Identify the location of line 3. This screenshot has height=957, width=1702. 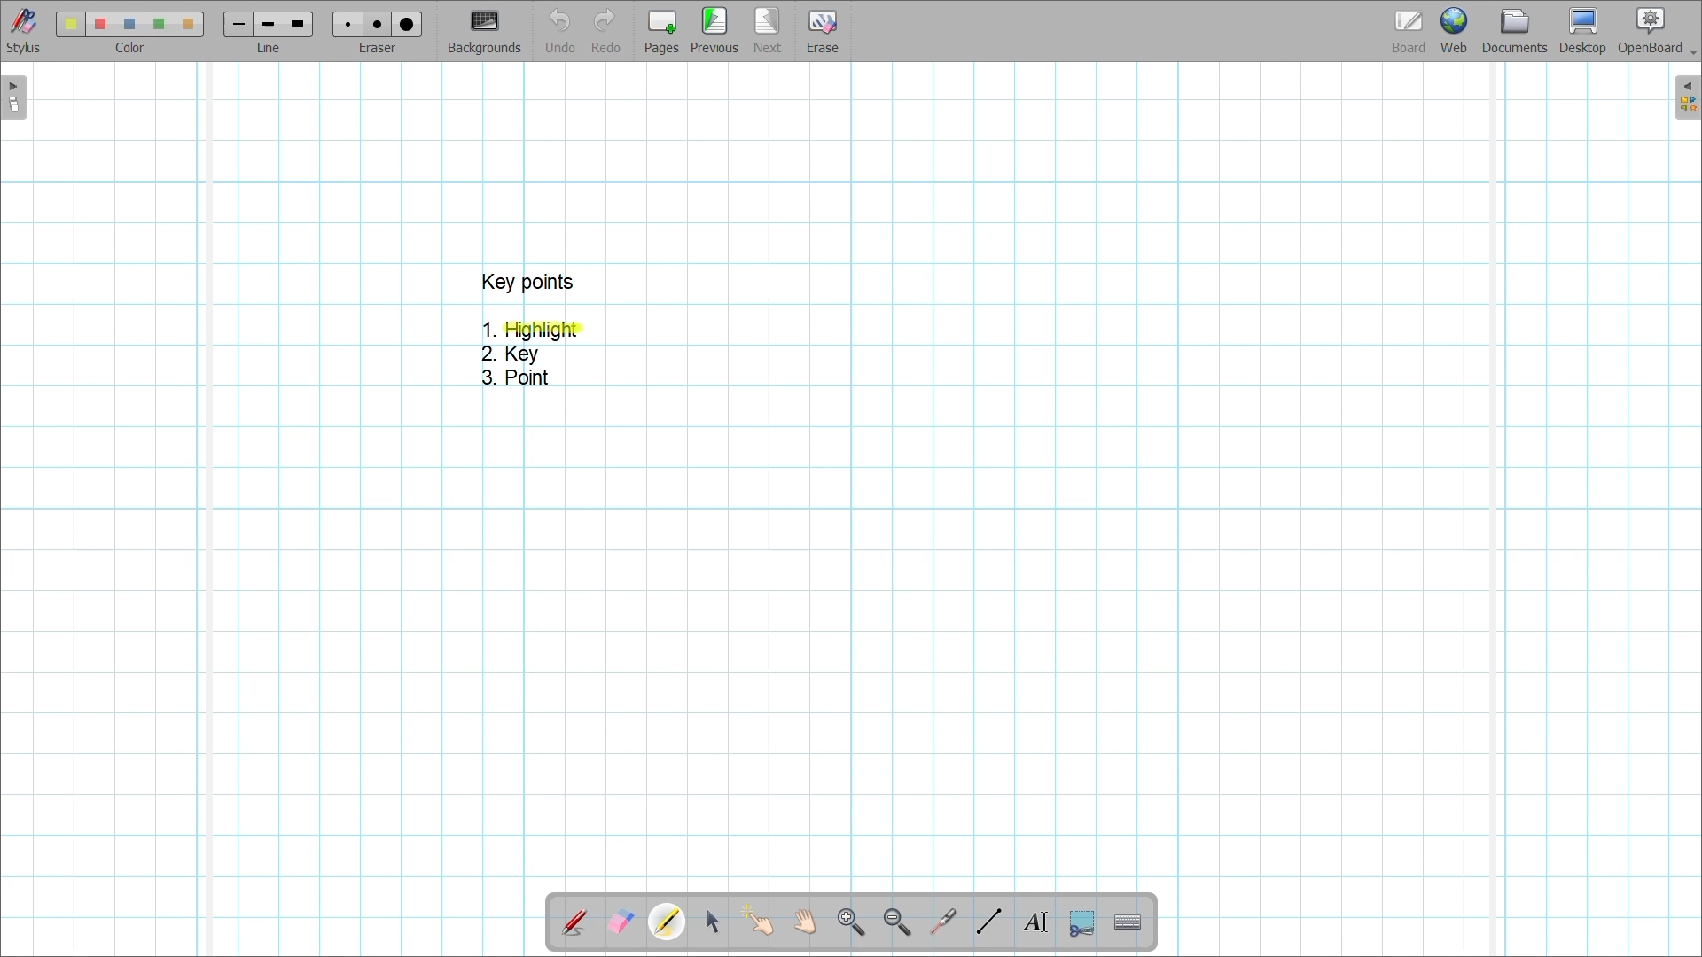
(296, 24).